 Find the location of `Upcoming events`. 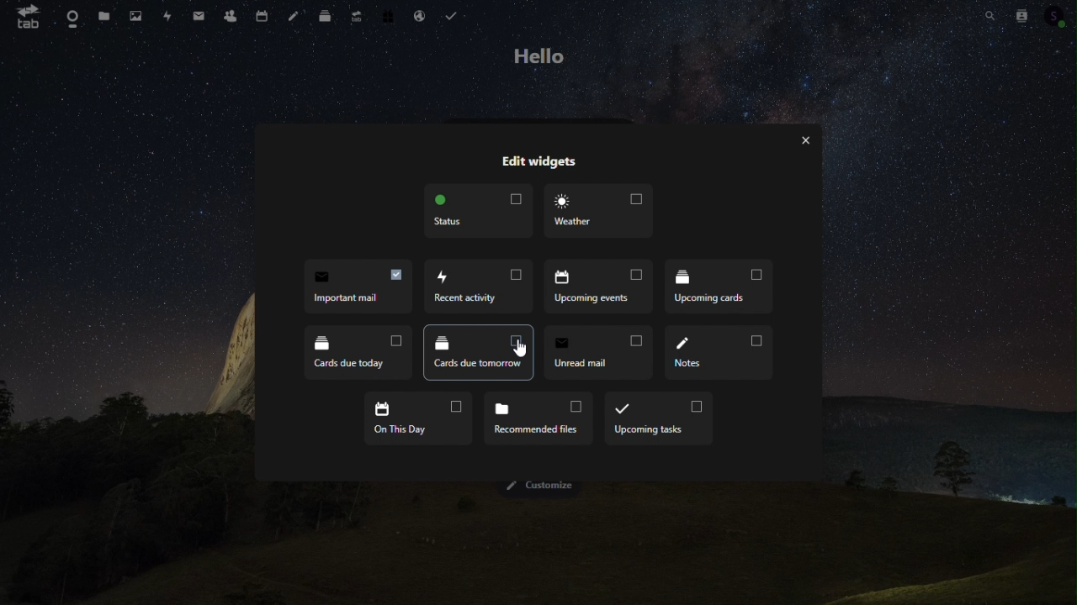

Upcoming events is located at coordinates (603, 289).